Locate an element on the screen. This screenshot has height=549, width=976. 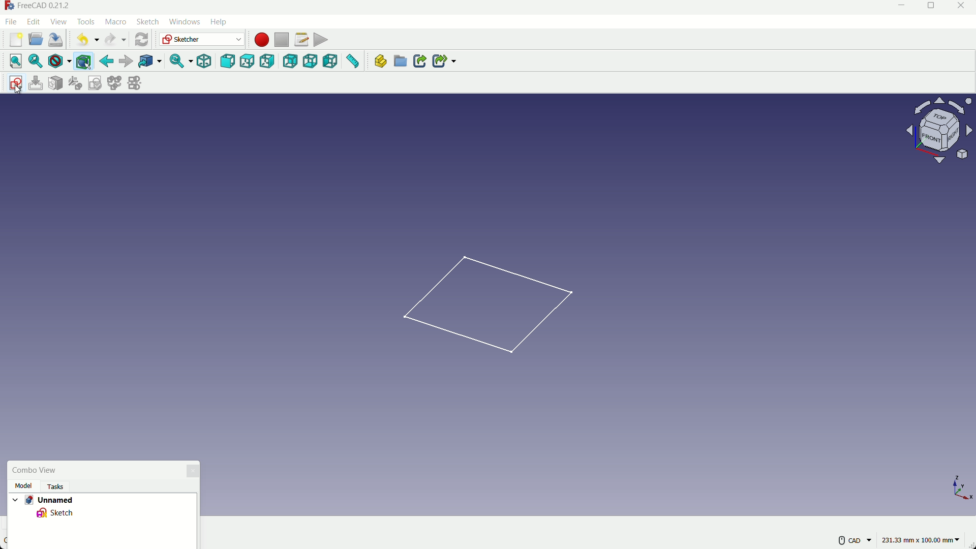
model tab is located at coordinates (25, 486).